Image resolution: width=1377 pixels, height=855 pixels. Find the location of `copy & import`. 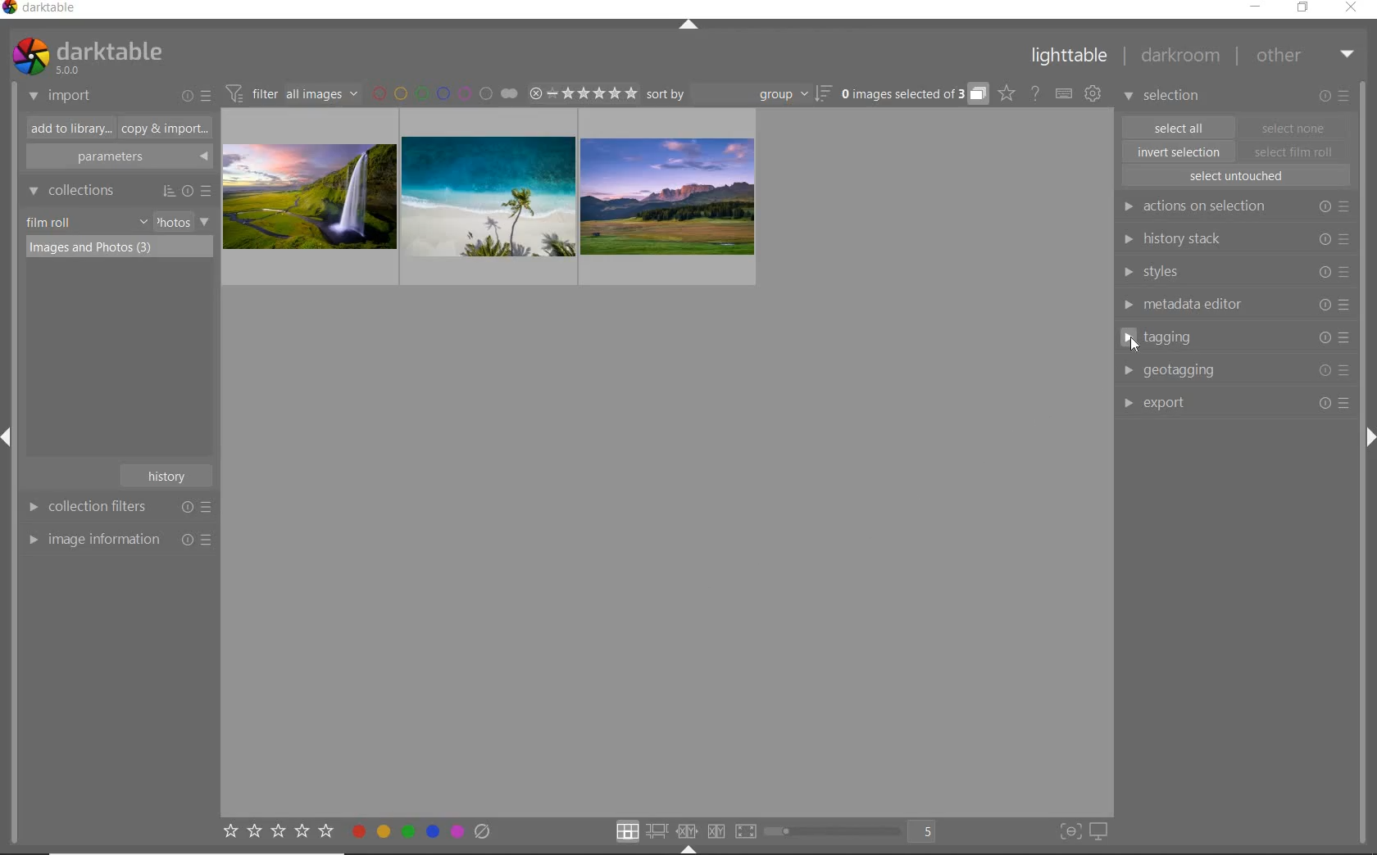

copy & import is located at coordinates (161, 129).